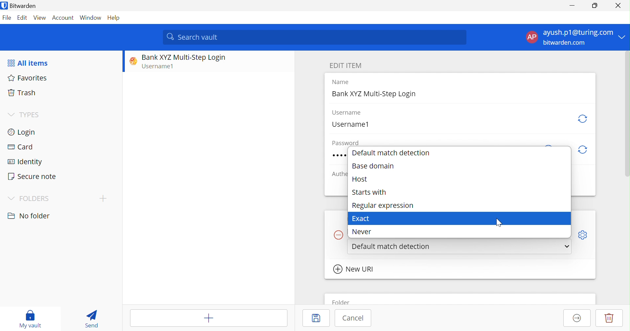 The height and width of the screenshot is (331, 630). I want to click on Card, so click(20, 146).